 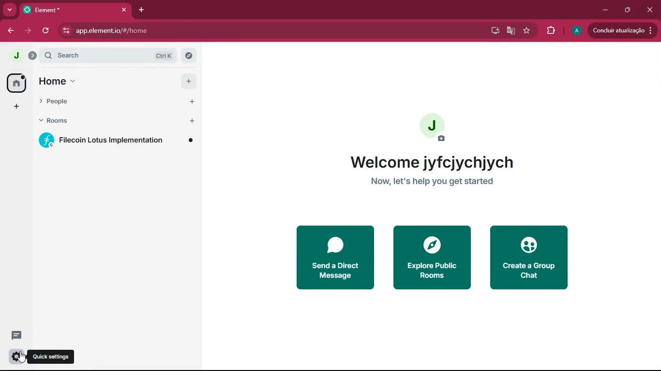 I want to click on Add , so click(x=190, y=102).